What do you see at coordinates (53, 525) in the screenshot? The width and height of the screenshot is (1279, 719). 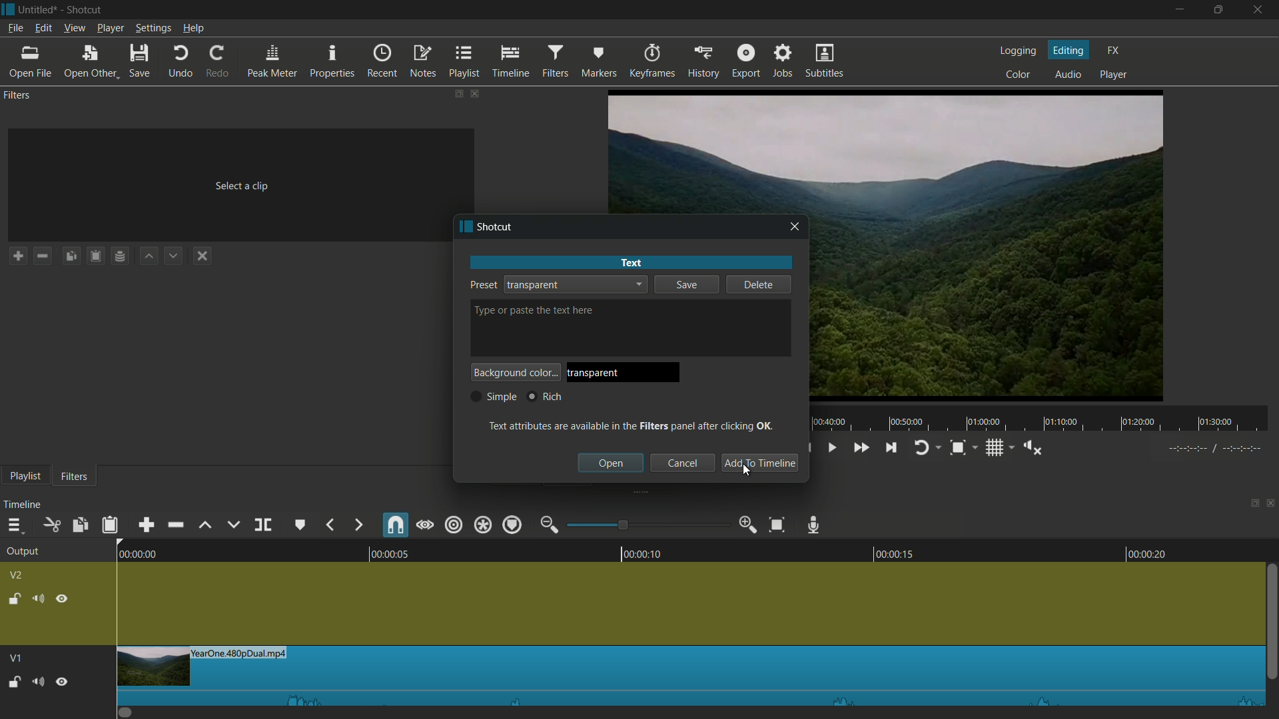 I see `cut` at bounding box center [53, 525].